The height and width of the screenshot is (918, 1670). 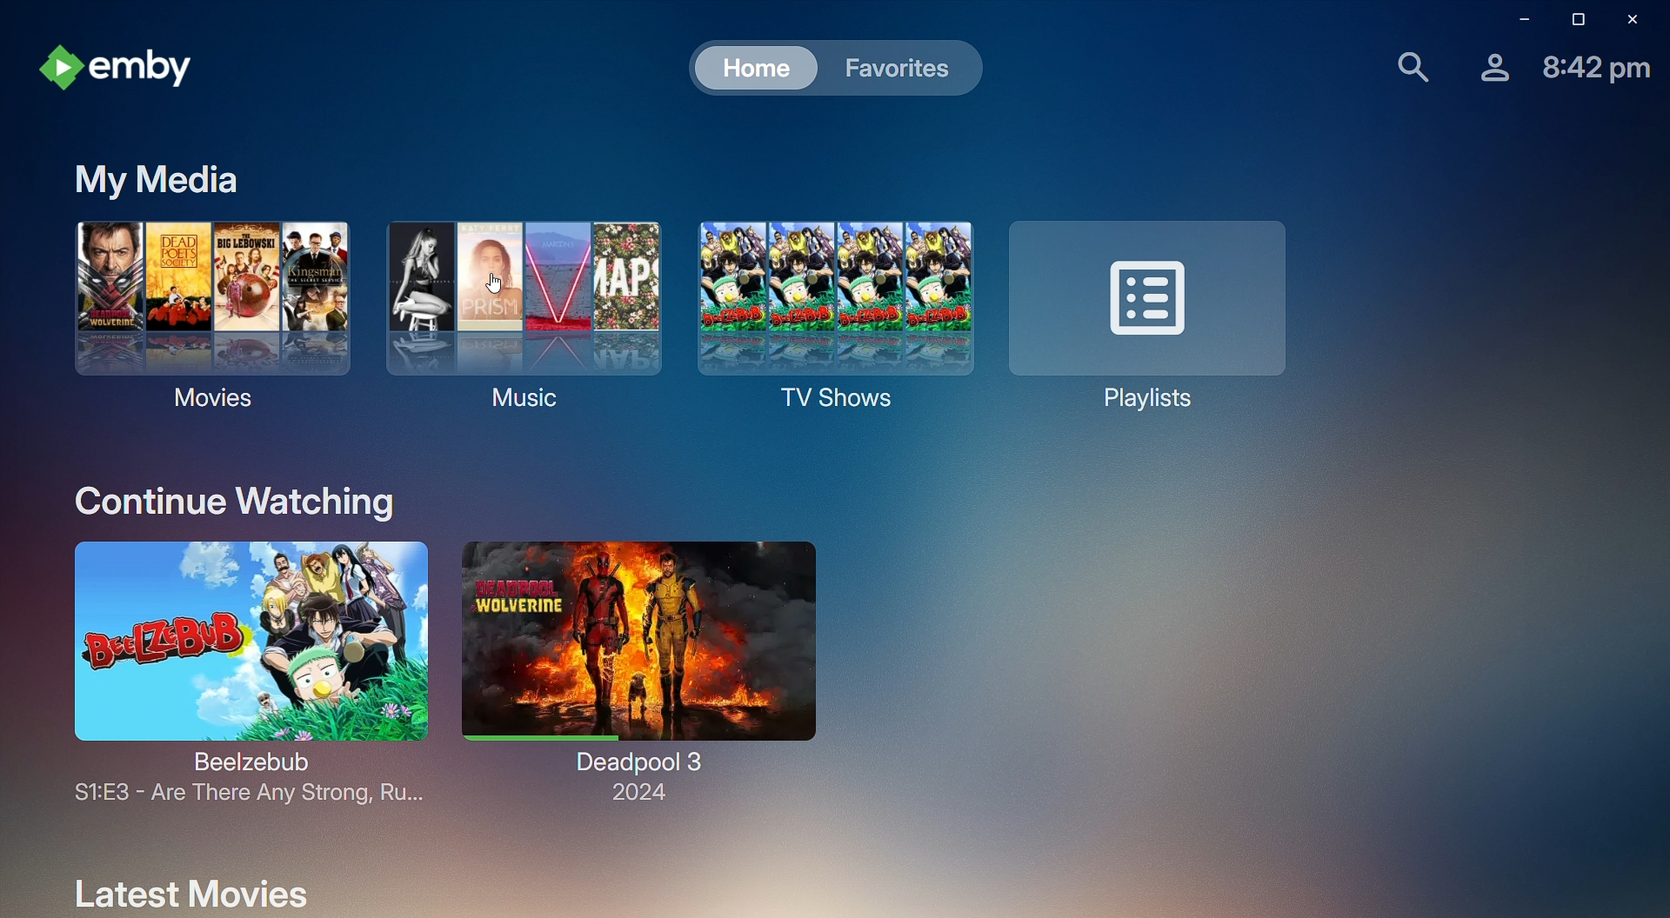 I want to click on Minimize, so click(x=1514, y=21).